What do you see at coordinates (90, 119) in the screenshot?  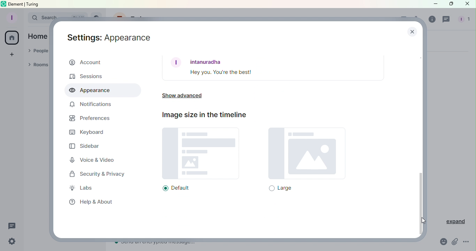 I see `Preferences` at bounding box center [90, 119].